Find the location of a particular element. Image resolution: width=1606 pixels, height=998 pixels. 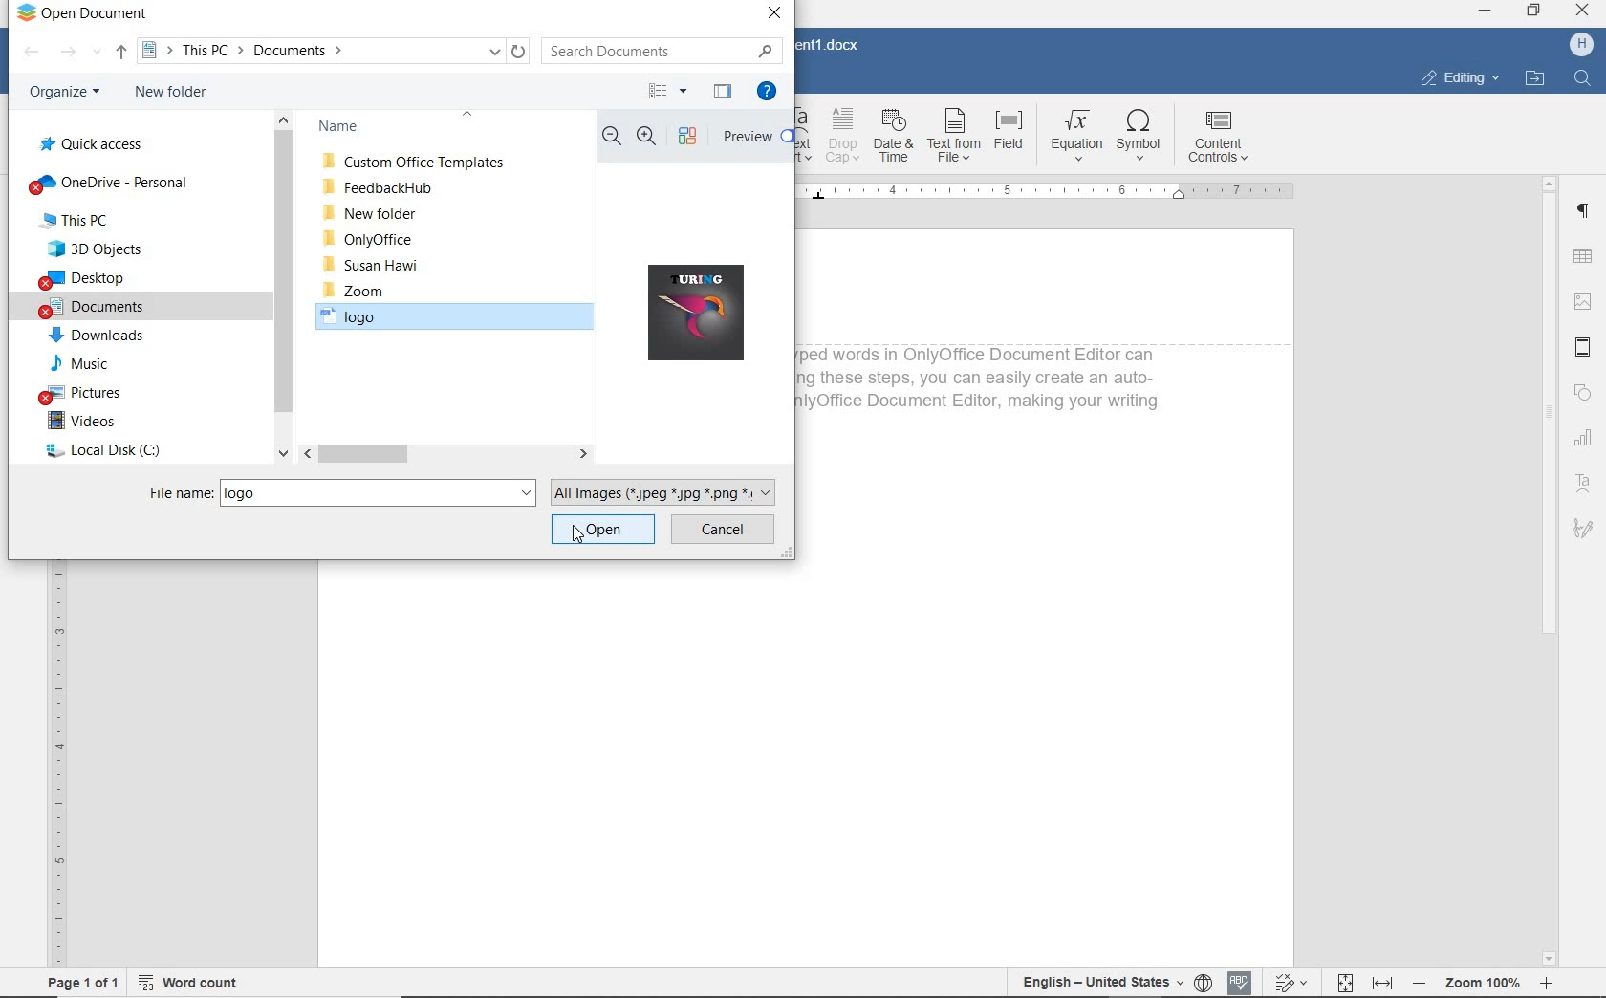

CLOSE is located at coordinates (1580, 10).